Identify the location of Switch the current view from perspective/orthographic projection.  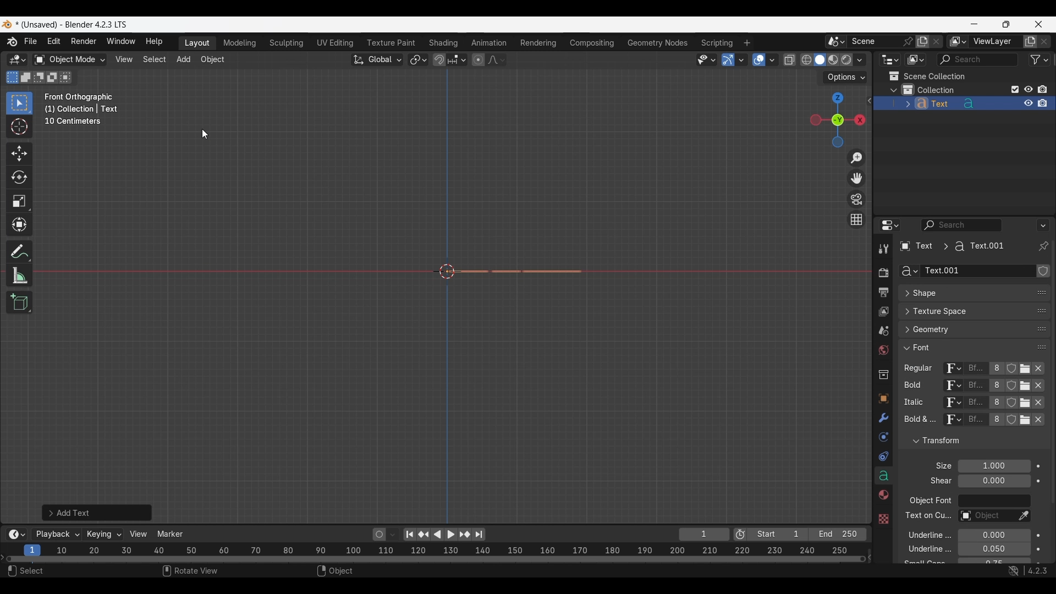
(856, 219).